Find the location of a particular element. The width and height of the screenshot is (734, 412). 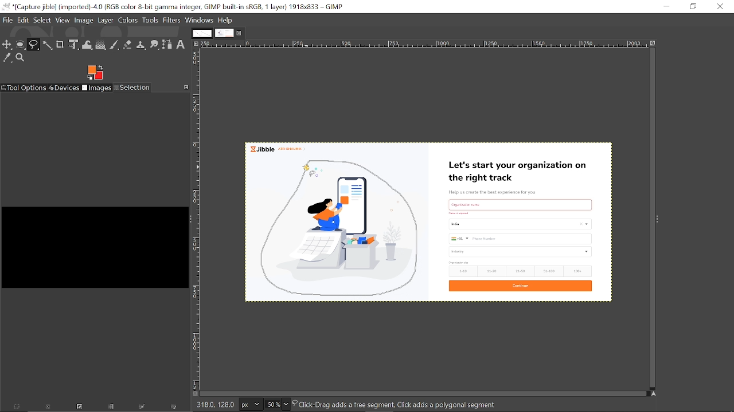

Gradient is located at coordinates (100, 45).